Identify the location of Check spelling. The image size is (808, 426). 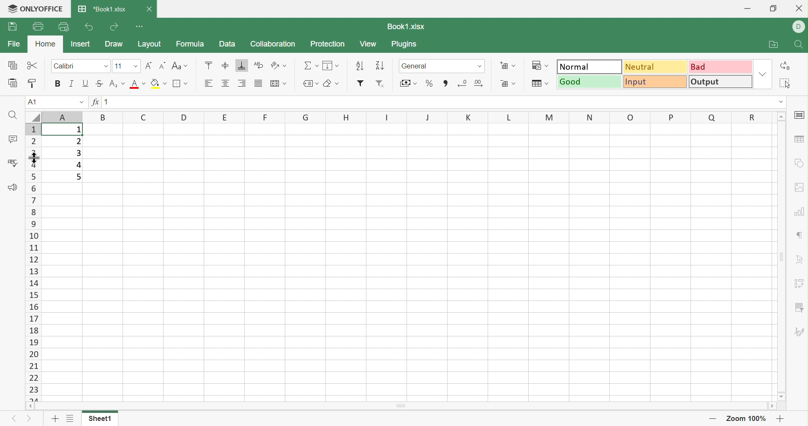
(11, 162).